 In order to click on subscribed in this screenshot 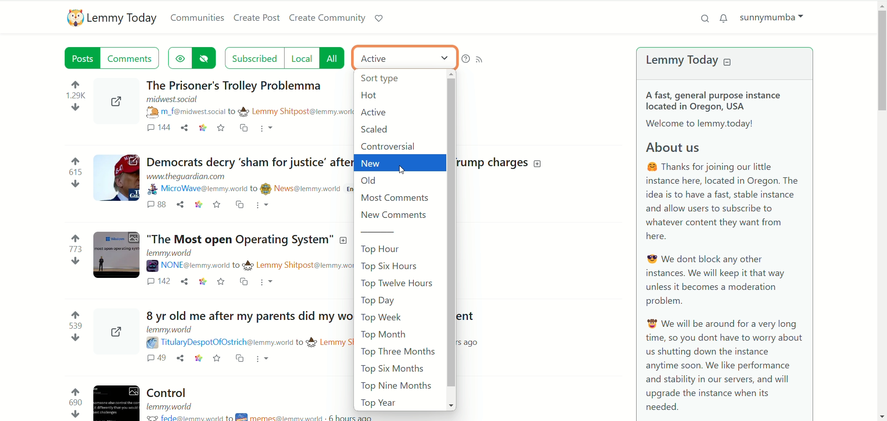, I will do `click(253, 58)`.